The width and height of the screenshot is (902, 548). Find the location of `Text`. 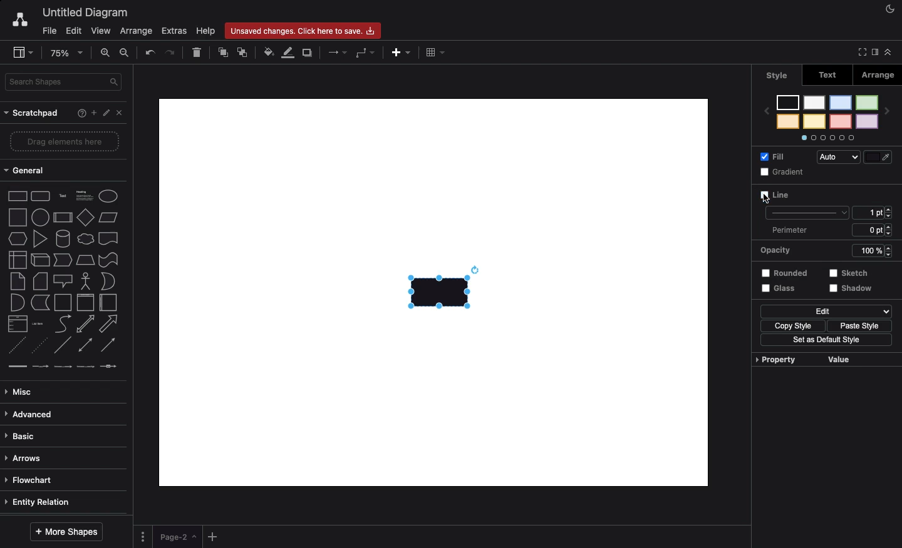

Text is located at coordinates (825, 75).